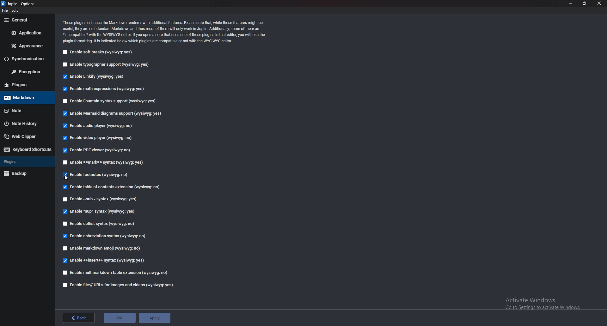  I want to click on Enable sup syntax, so click(101, 211).